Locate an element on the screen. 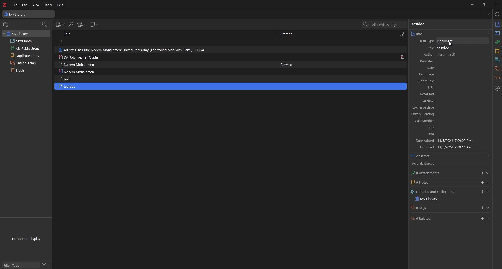 The height and width of the screenshot is (269, 502). Modified is located at coordinates (426, 147).